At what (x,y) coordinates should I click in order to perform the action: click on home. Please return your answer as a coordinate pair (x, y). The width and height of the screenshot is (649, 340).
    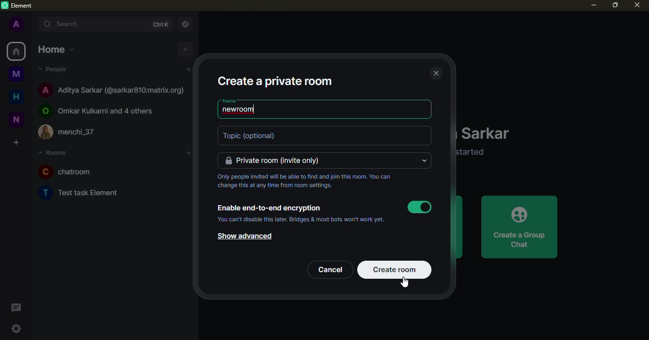
    Looking at the image, I should click on (57, 50).